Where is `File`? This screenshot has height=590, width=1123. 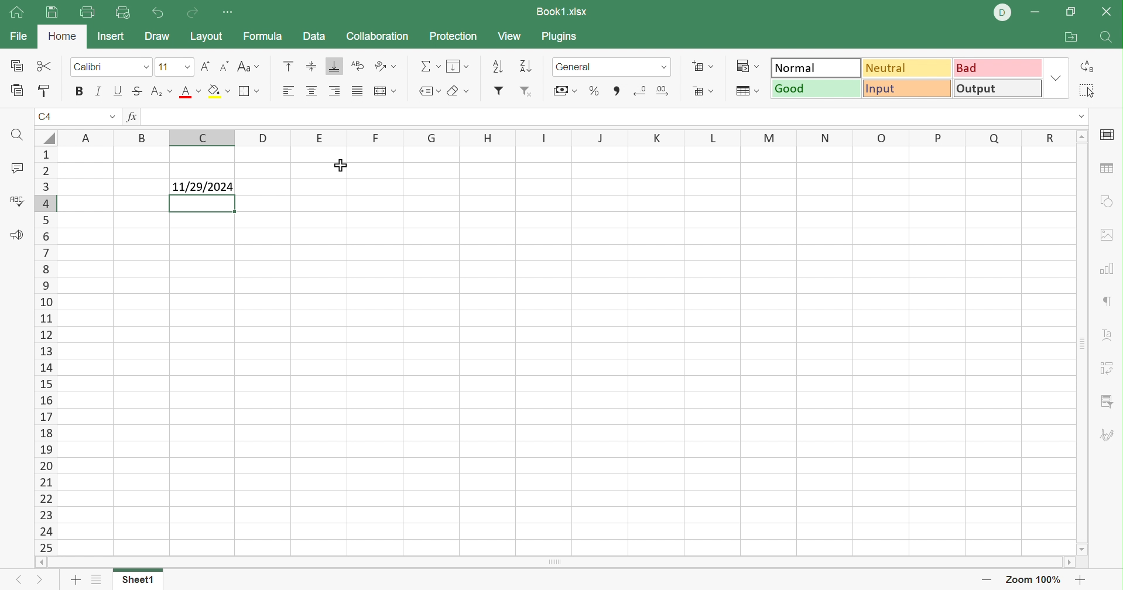 File is located at coordinates (17, 37).